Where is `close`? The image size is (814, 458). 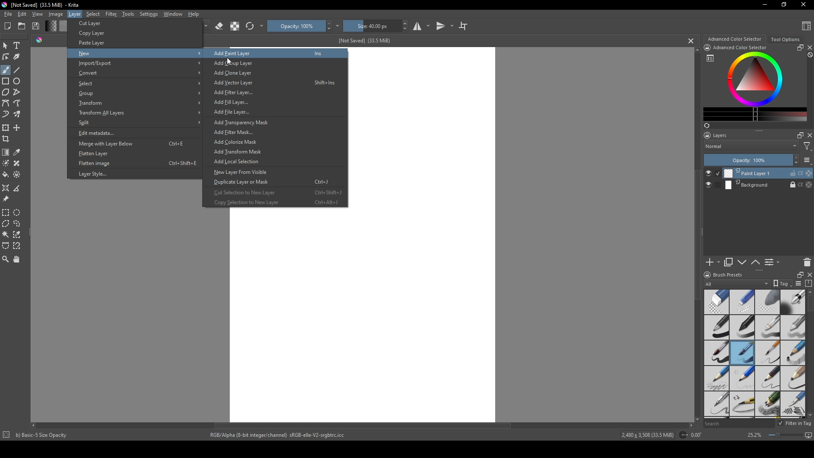
close is located at coordinates (809, 47).